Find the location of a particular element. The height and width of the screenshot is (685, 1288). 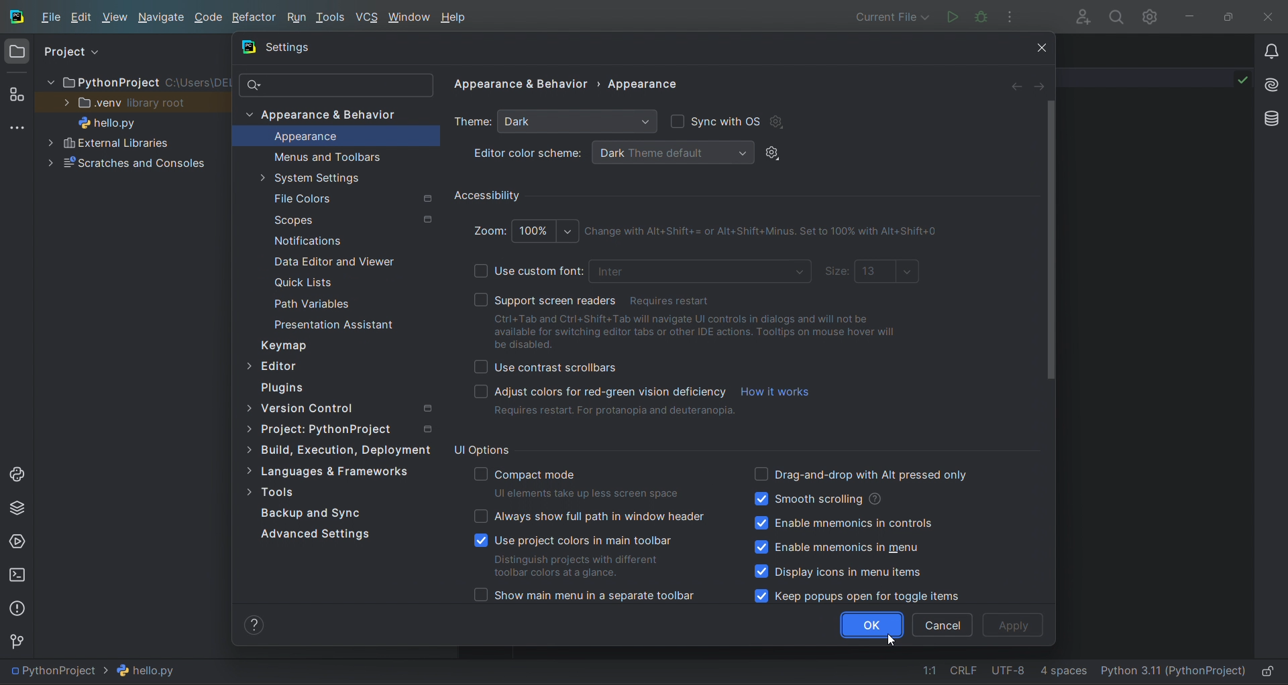

interpreter is located at coordinates (1171, 673).